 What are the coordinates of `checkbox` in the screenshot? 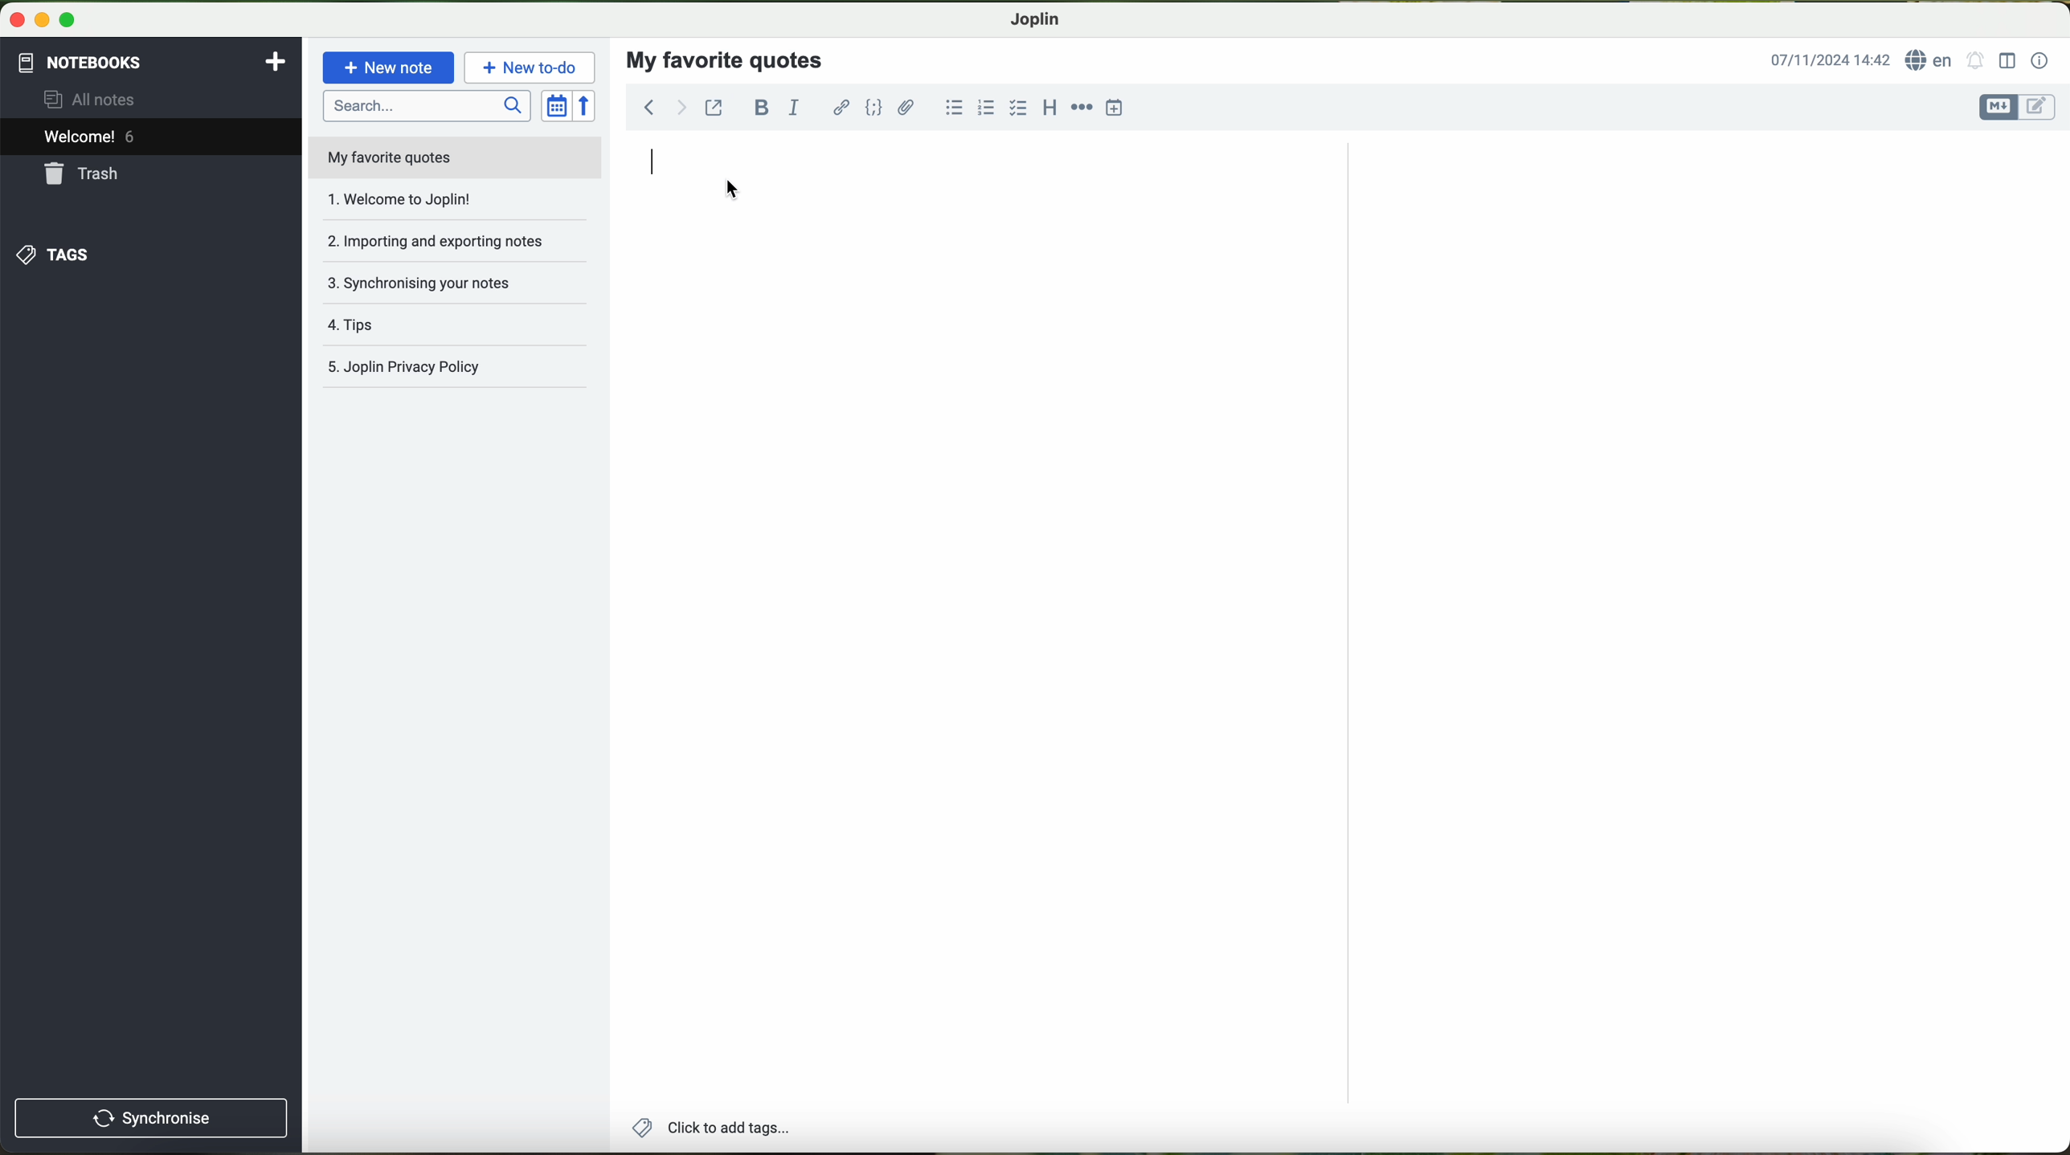 It's located at (1018, 109).